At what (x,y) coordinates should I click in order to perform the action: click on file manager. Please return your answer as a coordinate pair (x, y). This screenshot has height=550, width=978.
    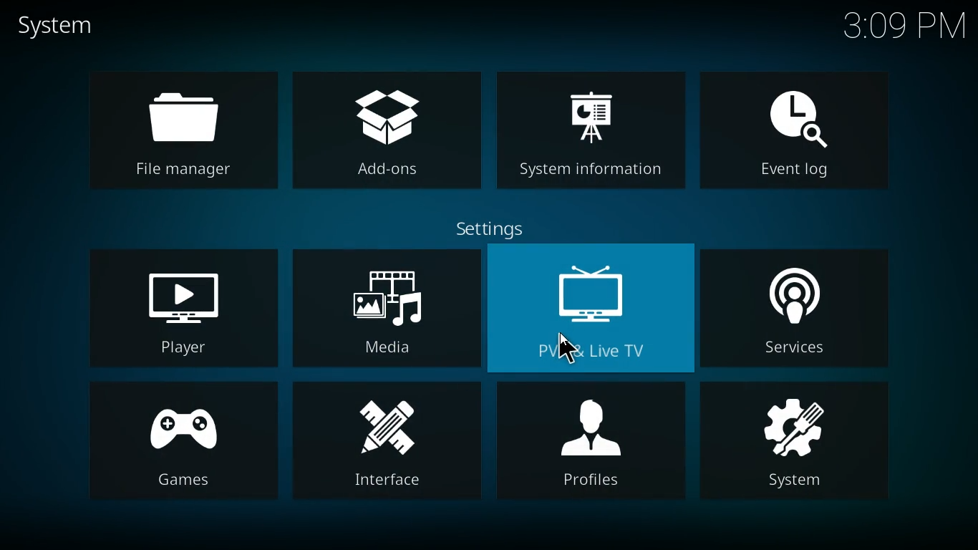
    Looking at the image, I should click on (178, 130).